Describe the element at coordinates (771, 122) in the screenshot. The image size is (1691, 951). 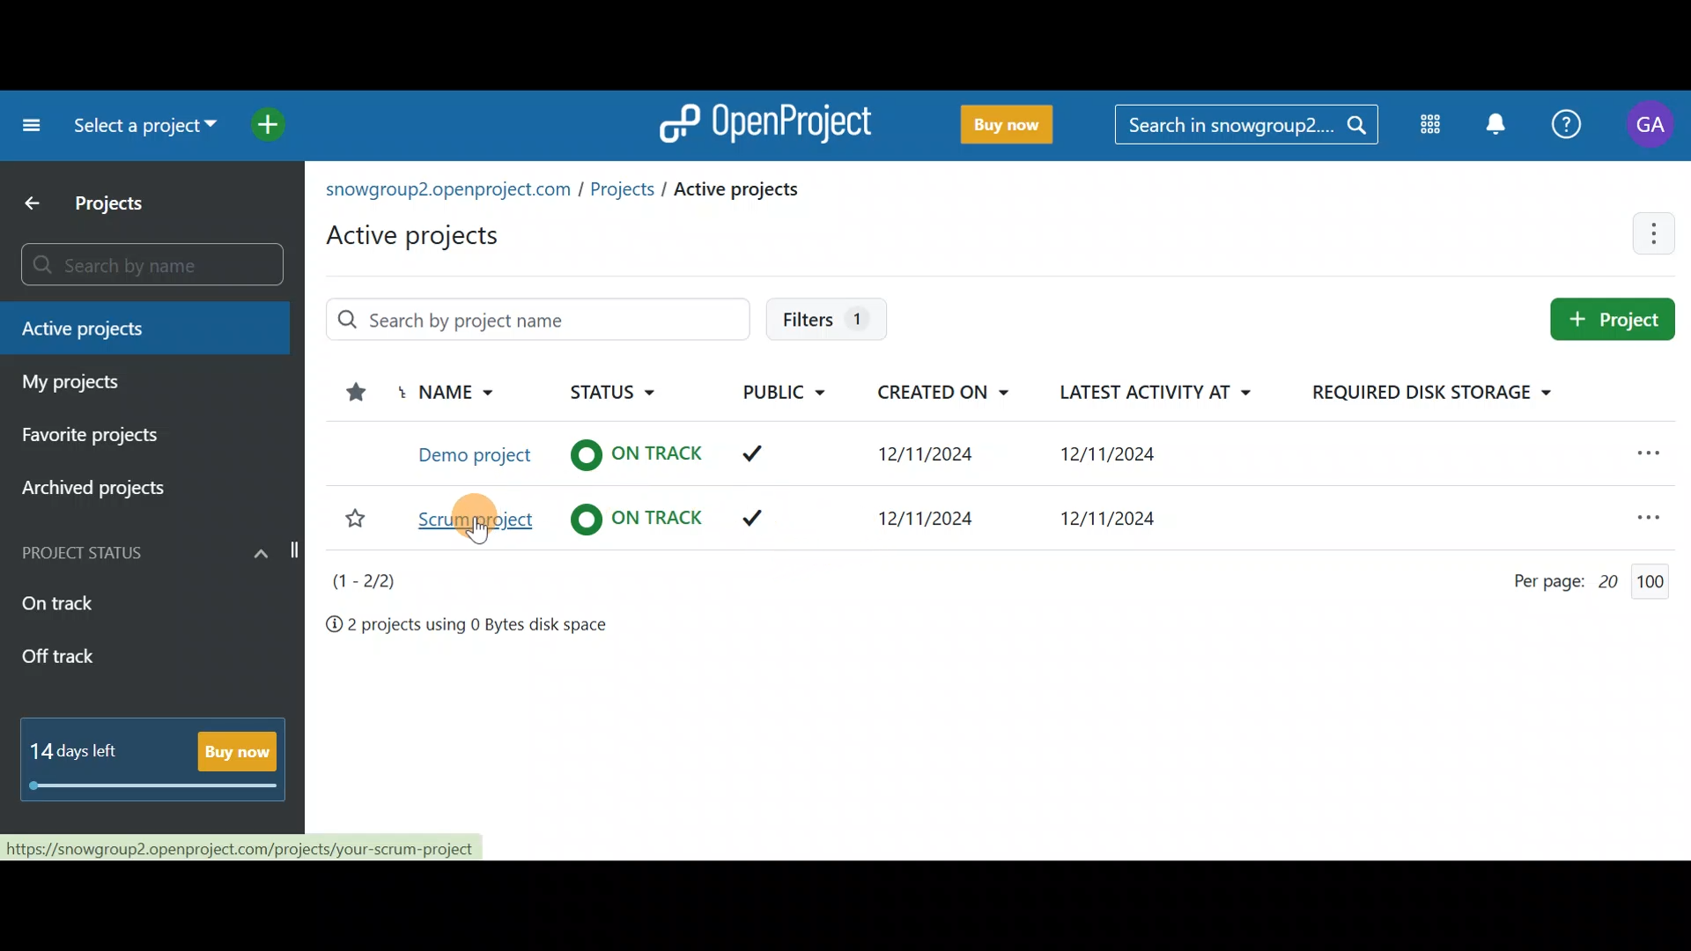
I see `OpenProject` at that location.